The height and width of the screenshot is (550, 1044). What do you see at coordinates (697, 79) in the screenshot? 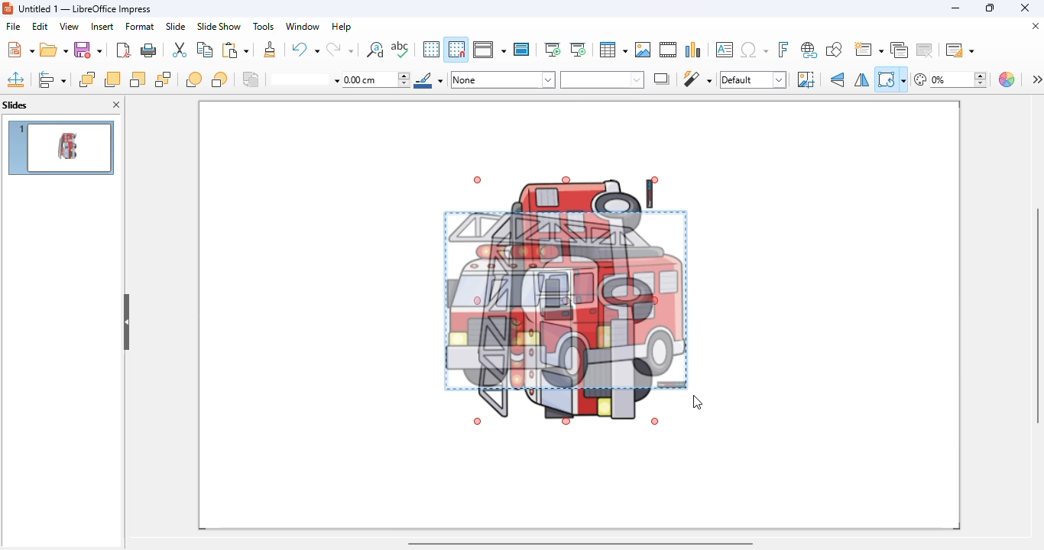
I see `filter` at bounding box center [697, 79].